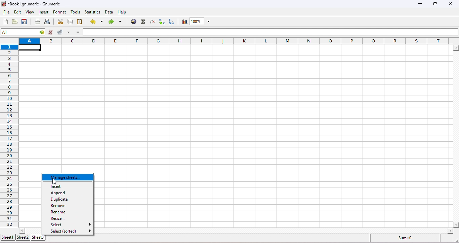 This screenshot has width=459, height=243. What do you see at coordinates (38, 22) in the screenshot?
I see `print` at bounding box center [38, 22].